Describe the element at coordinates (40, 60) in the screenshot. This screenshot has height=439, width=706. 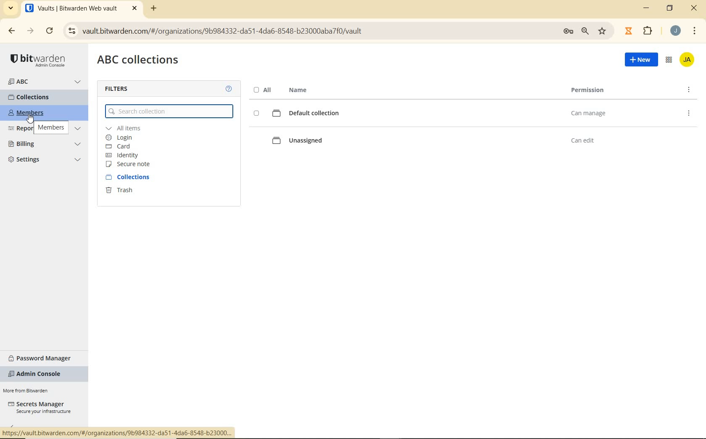
I see `LOGO` at that location.